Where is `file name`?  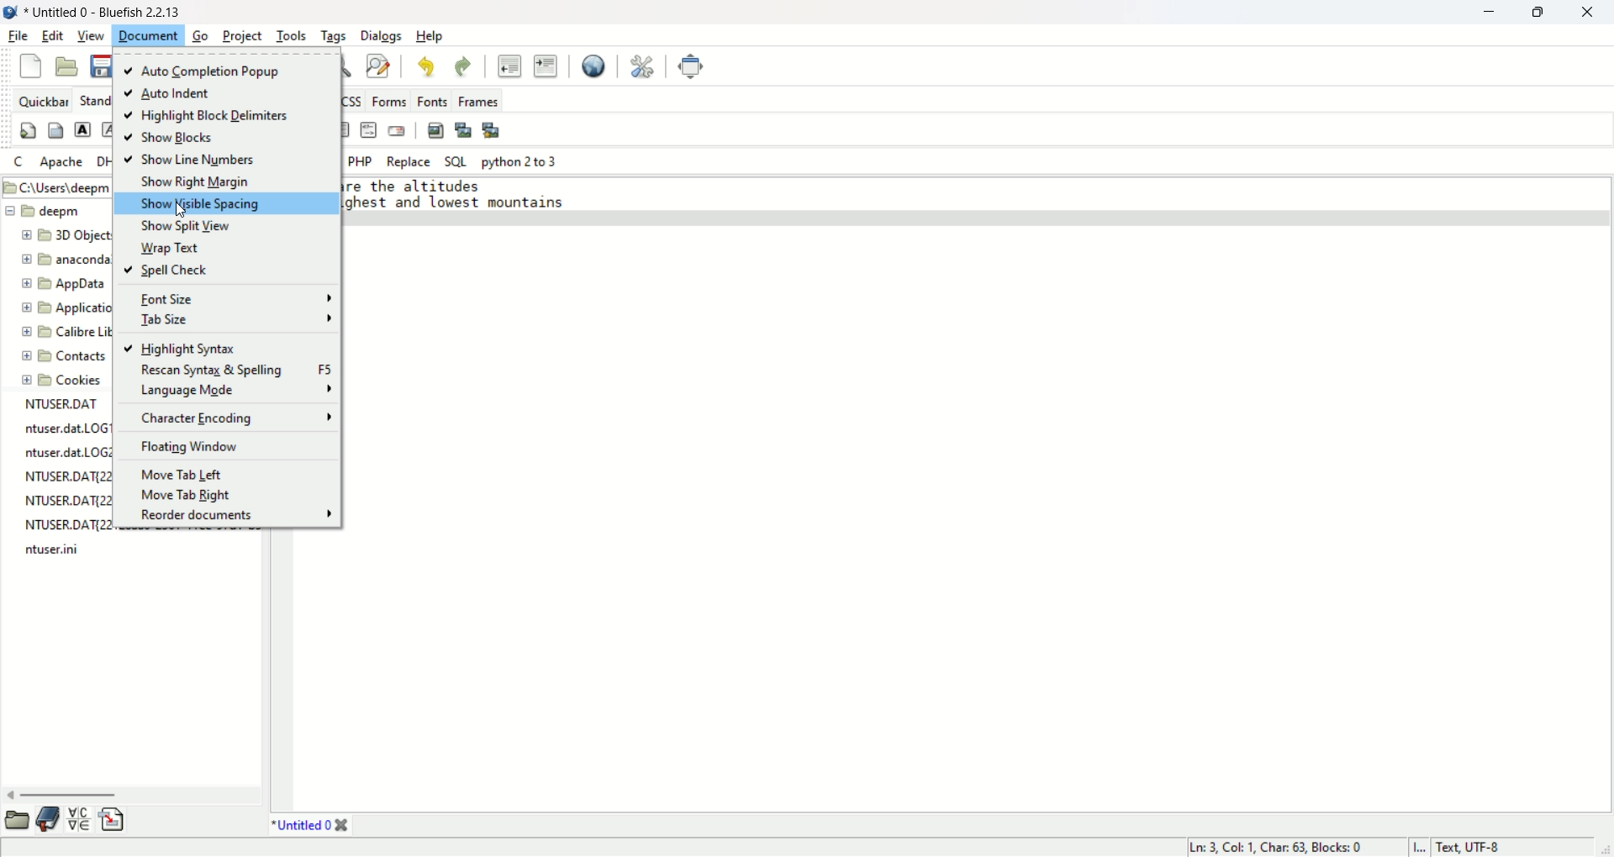
file name is located at coordinates (61, 406).